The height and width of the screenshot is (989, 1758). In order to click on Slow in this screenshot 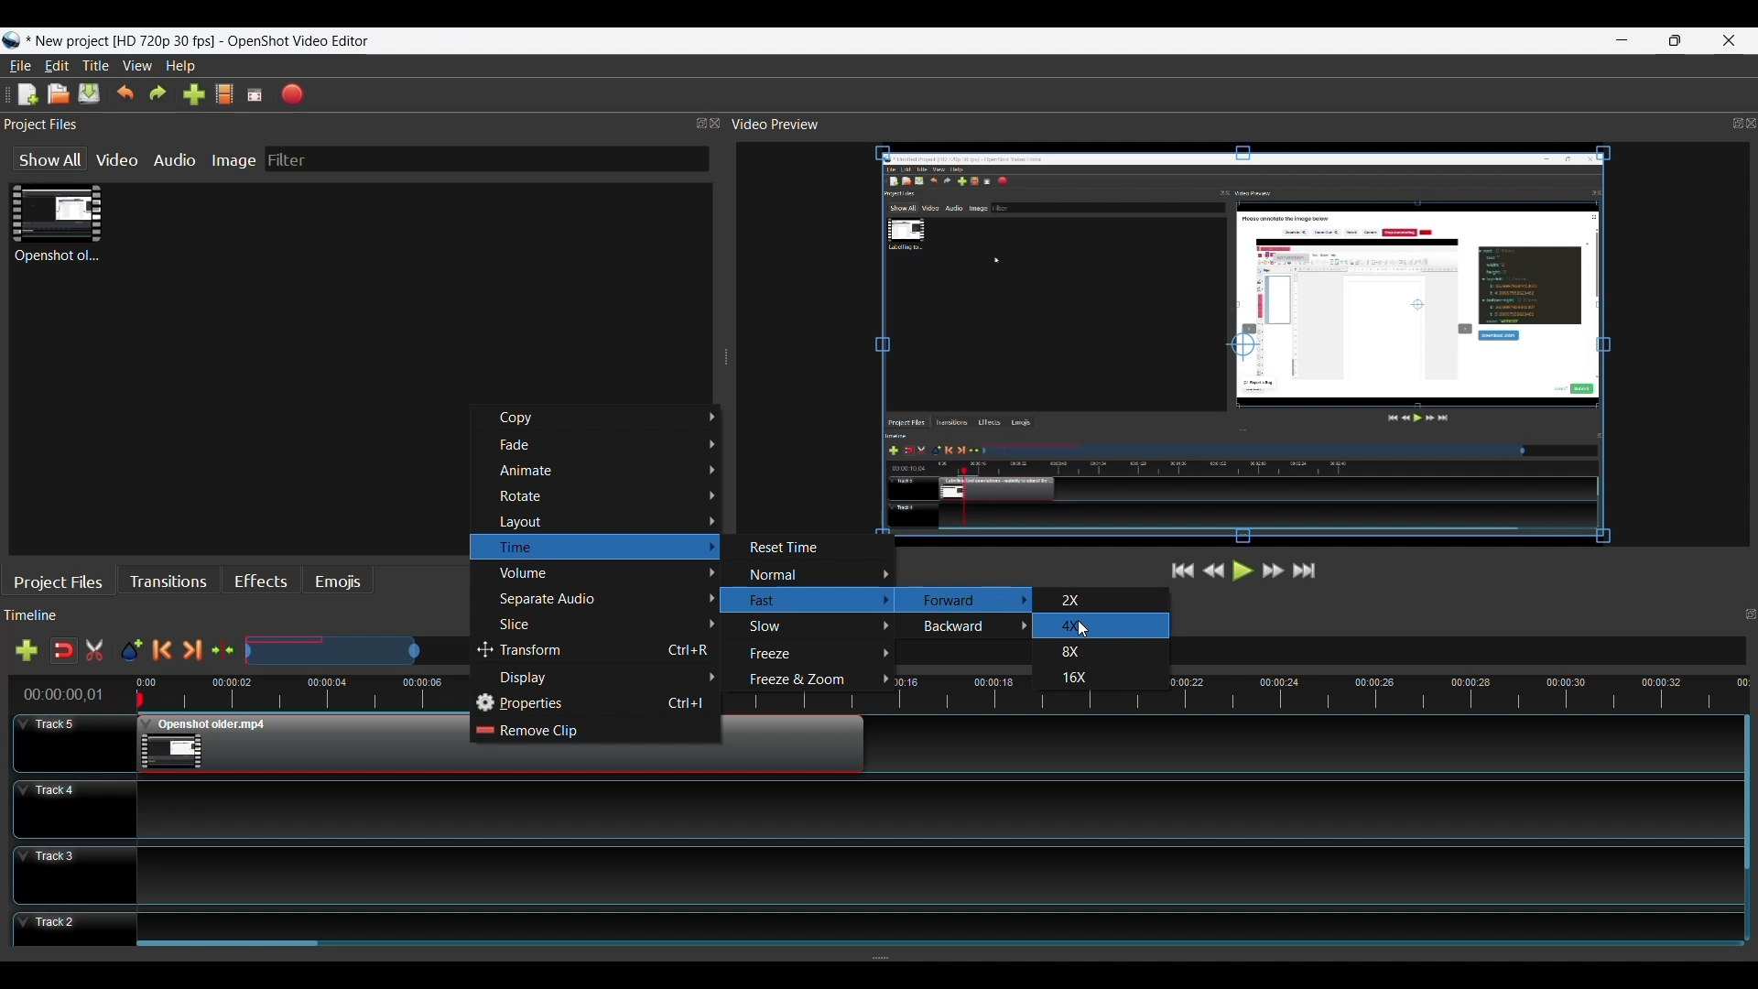, I will do `click(814, 626)`.